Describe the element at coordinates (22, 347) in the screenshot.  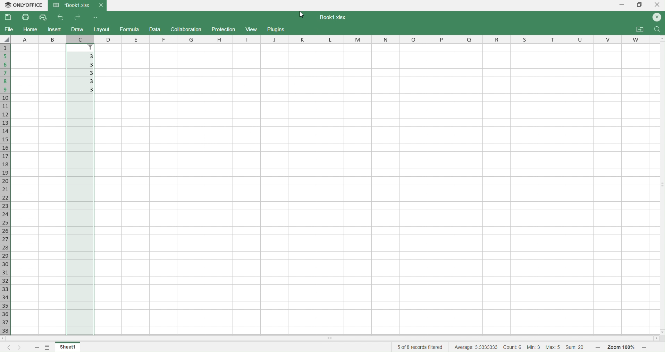
I see `next sheet` at that location.